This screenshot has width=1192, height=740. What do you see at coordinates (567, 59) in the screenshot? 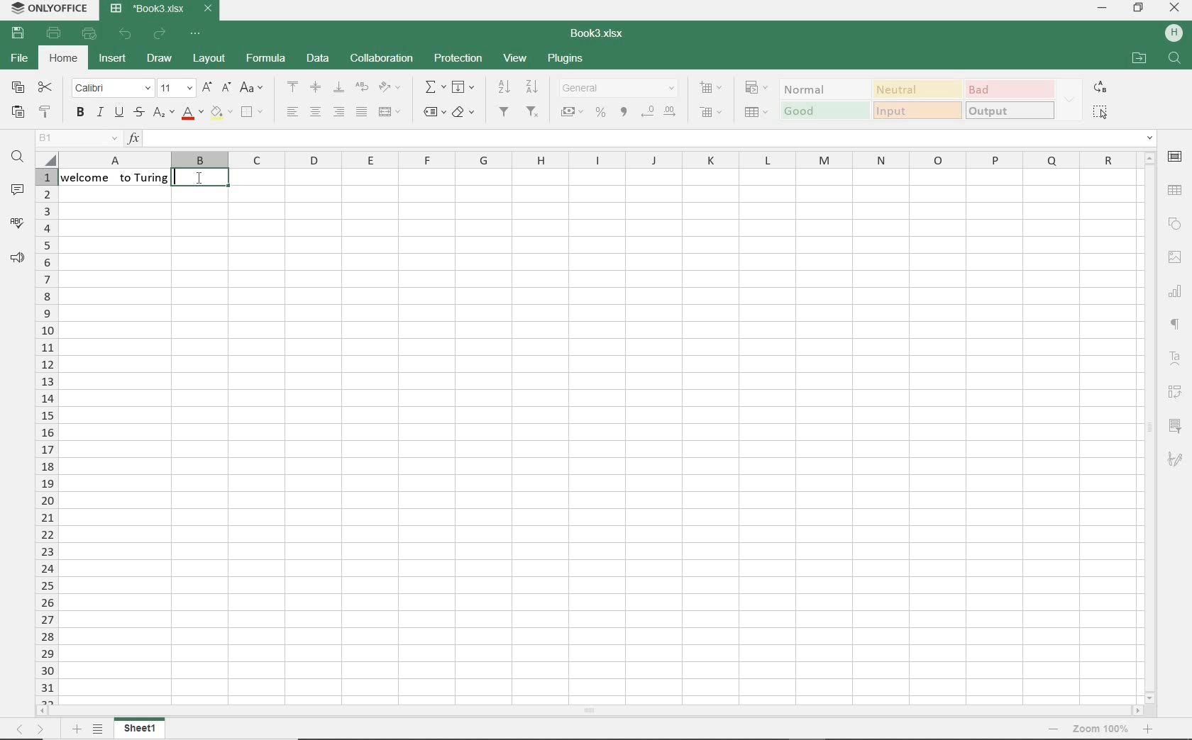
I see `plugins` at bounding box center [567, 59].